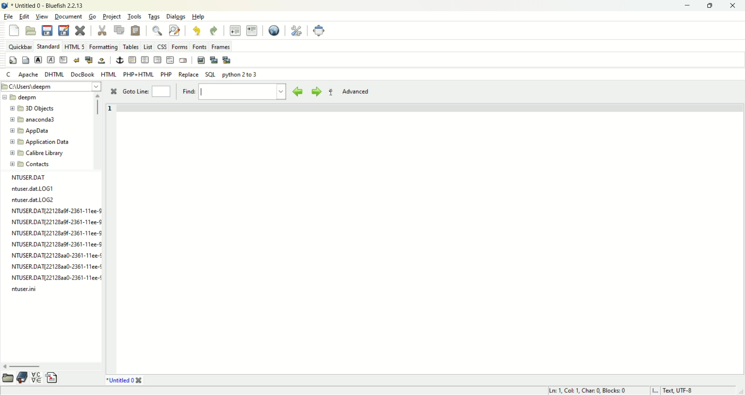 The image size is (745, 395). I want to click on help, so click(199, 17).